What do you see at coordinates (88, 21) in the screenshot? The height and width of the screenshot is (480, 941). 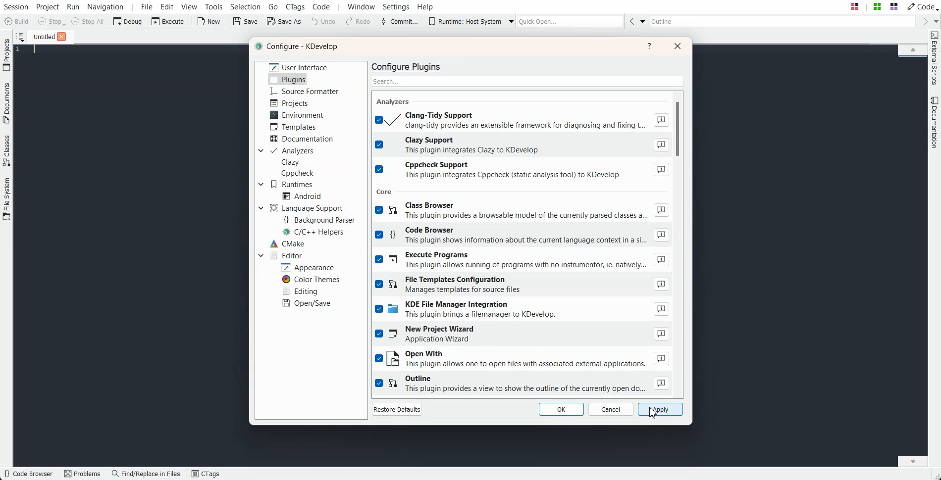 I see `Stop All` at bounding box center [88, 21].